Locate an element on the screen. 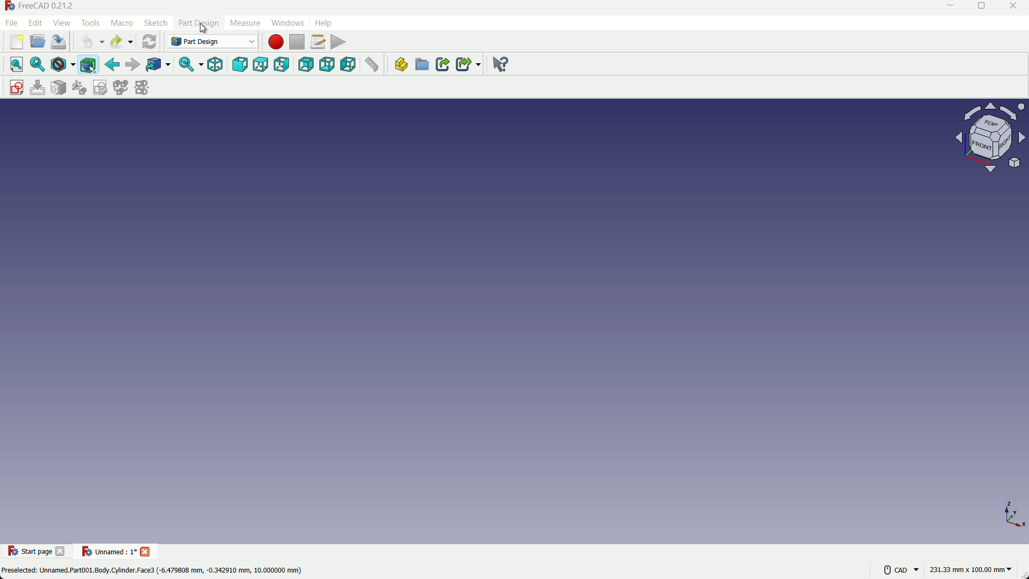 The image size is (1029, 579). z, y, x axis is located at coordinates (1006, 516).